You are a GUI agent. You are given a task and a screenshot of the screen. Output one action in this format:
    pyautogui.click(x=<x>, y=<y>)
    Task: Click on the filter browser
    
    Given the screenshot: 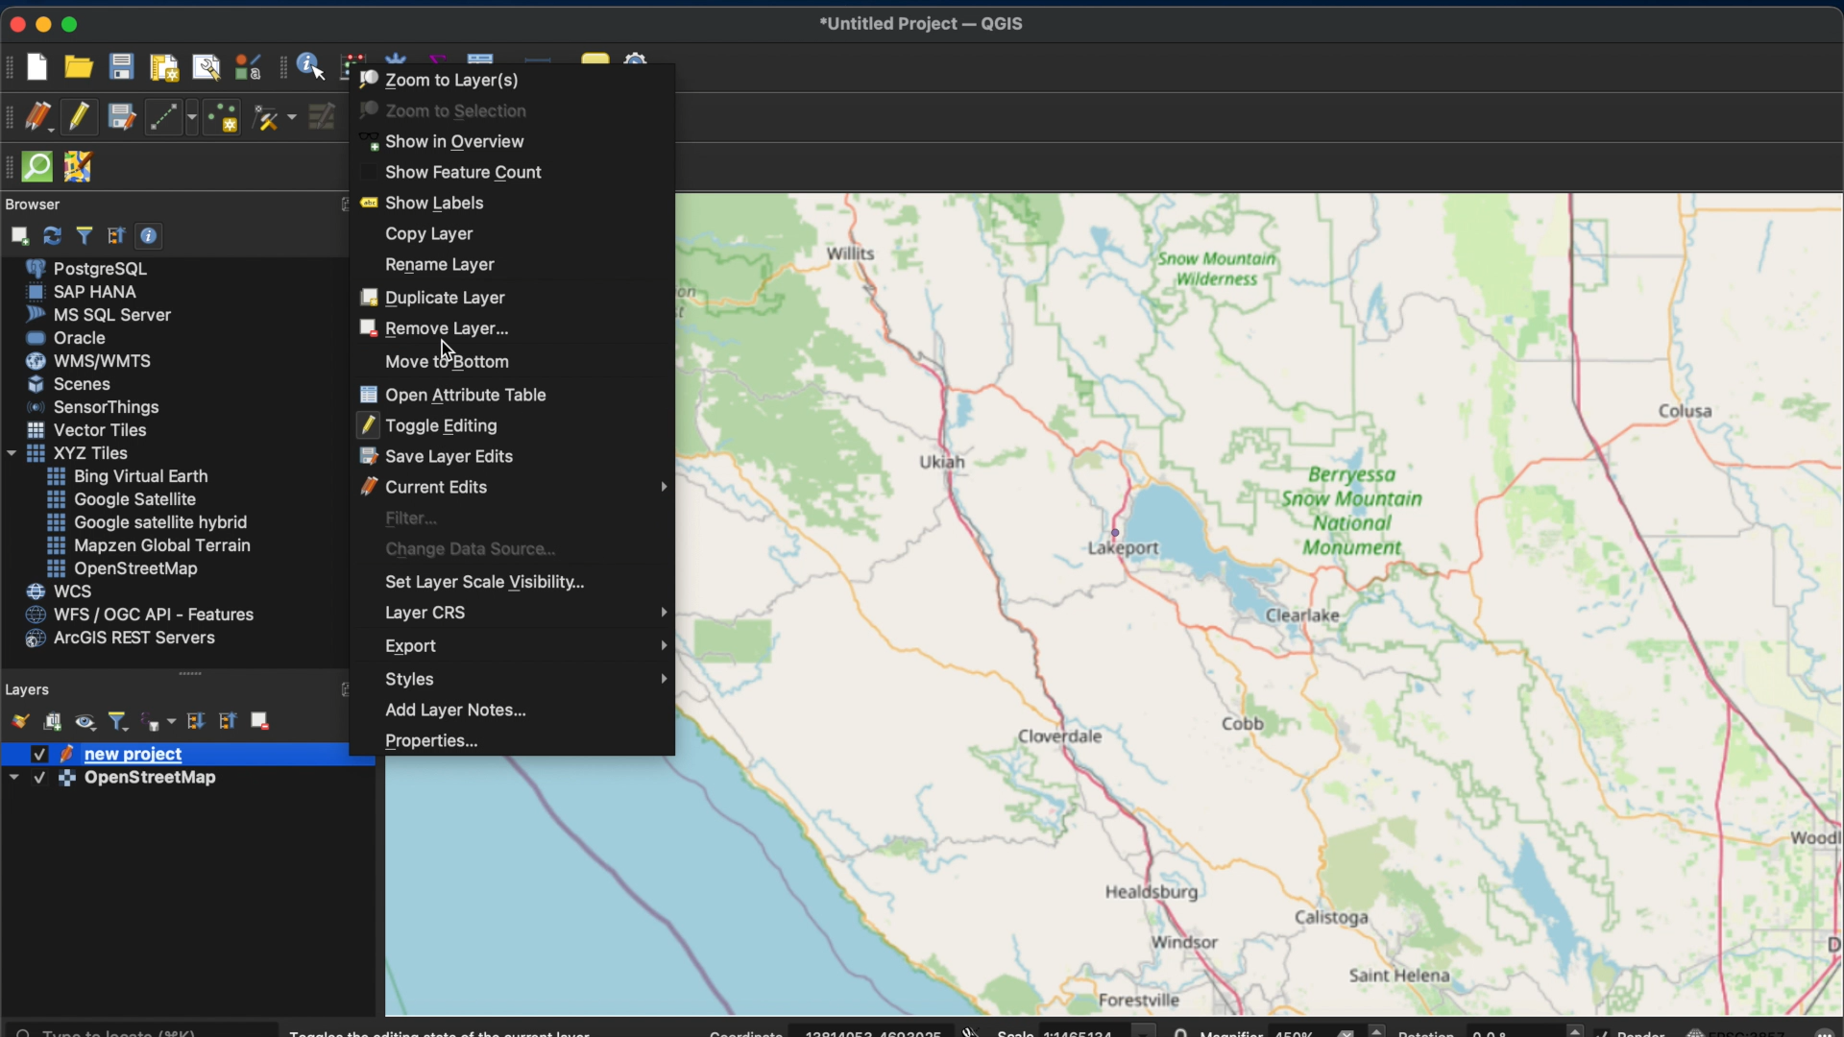 What is the action you would take?
    pyautogui.click(x=83, y=235)
    